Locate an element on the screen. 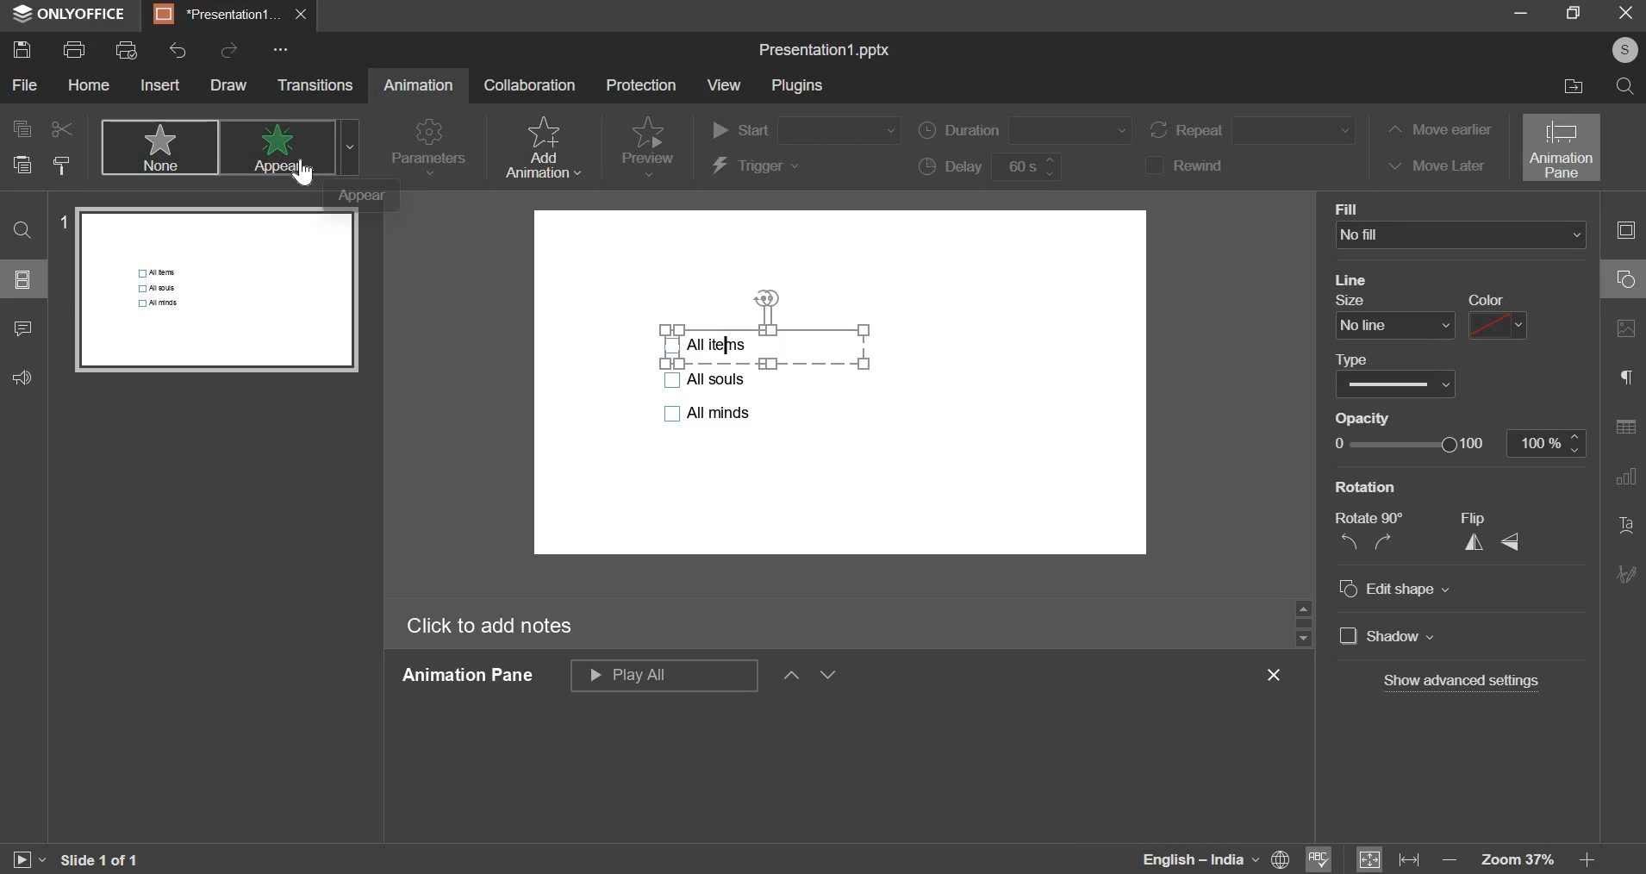  animation pane is located at coordinates (1562, 147).